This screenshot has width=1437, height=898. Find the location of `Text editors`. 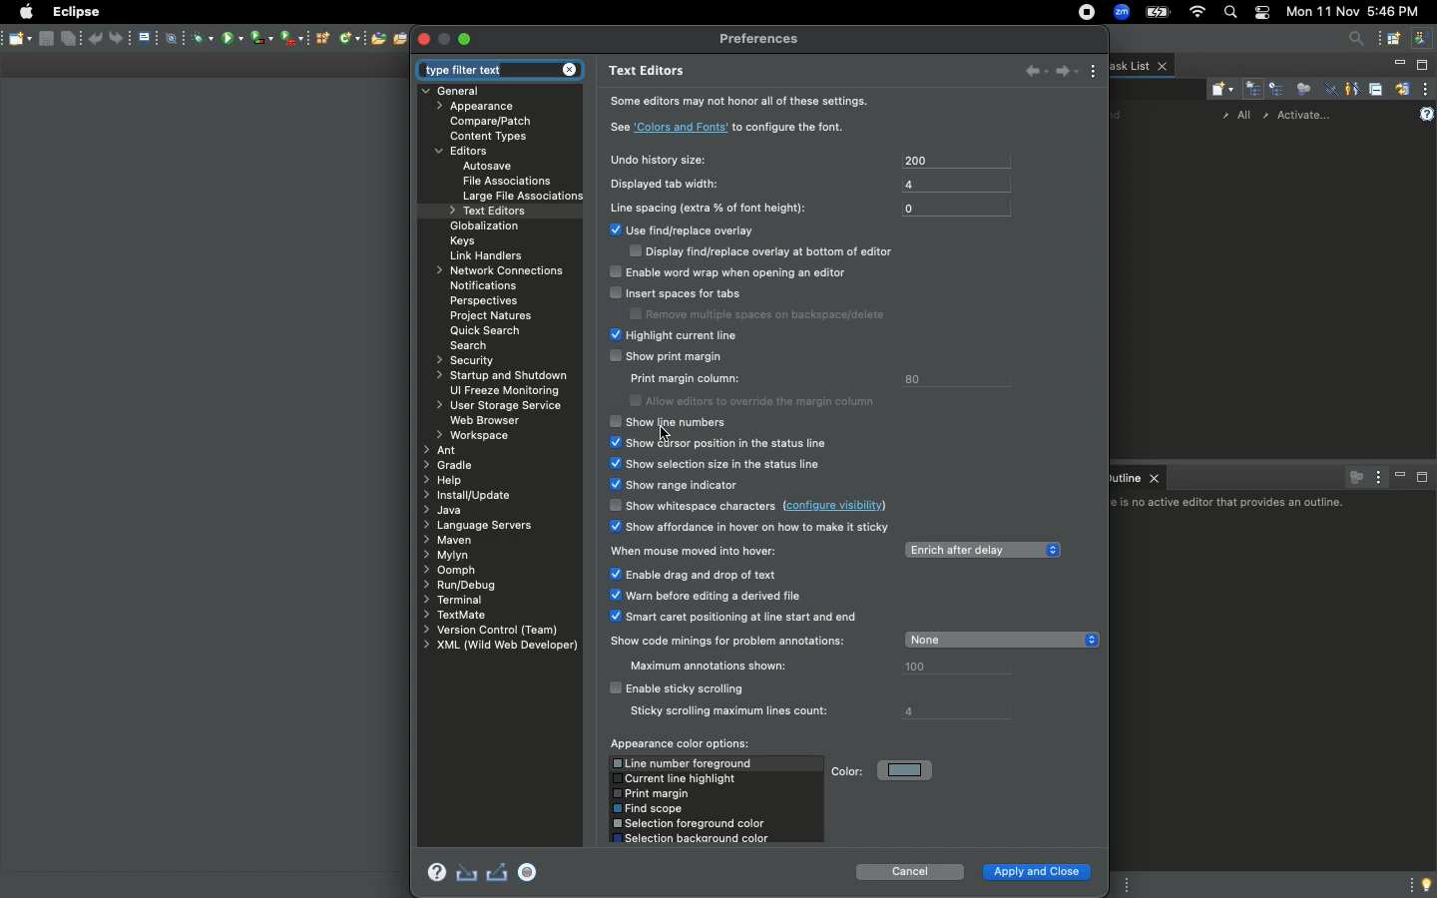

Text editors is located at coordinates (651, 71).